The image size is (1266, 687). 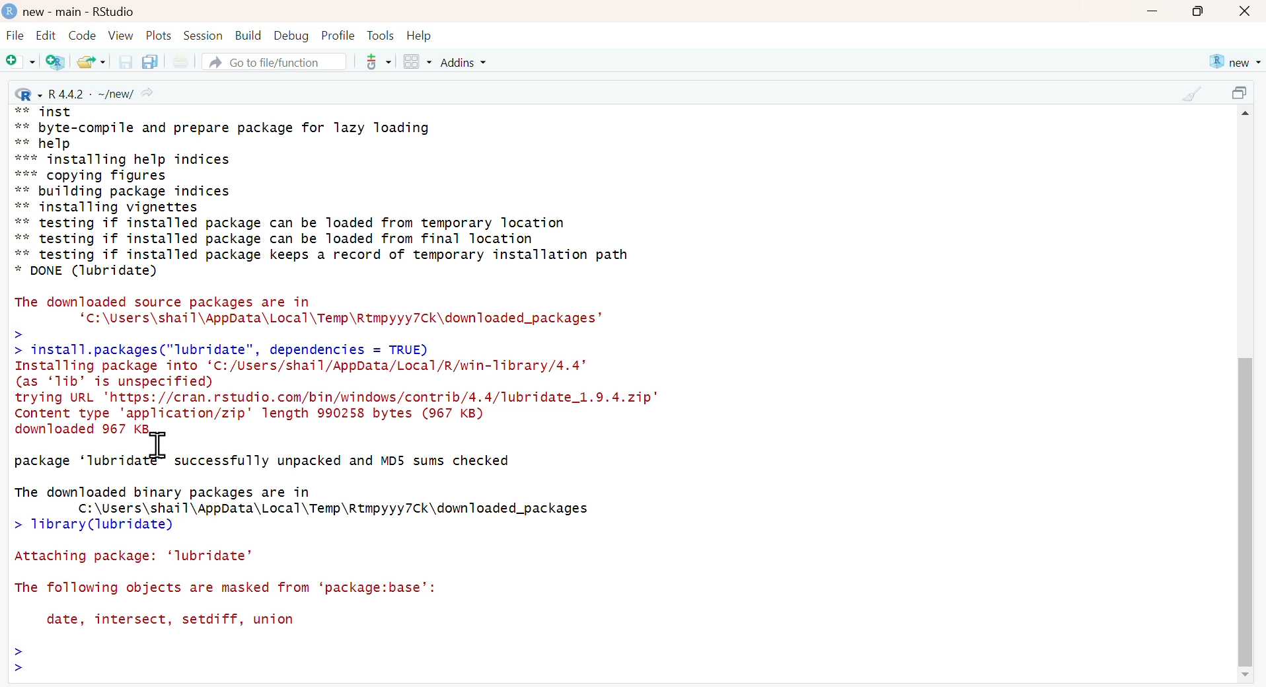 What do you see at coordinates (273, 61) in the screenshot?
I see `Go to file/function` at bounding box center [273, 61].